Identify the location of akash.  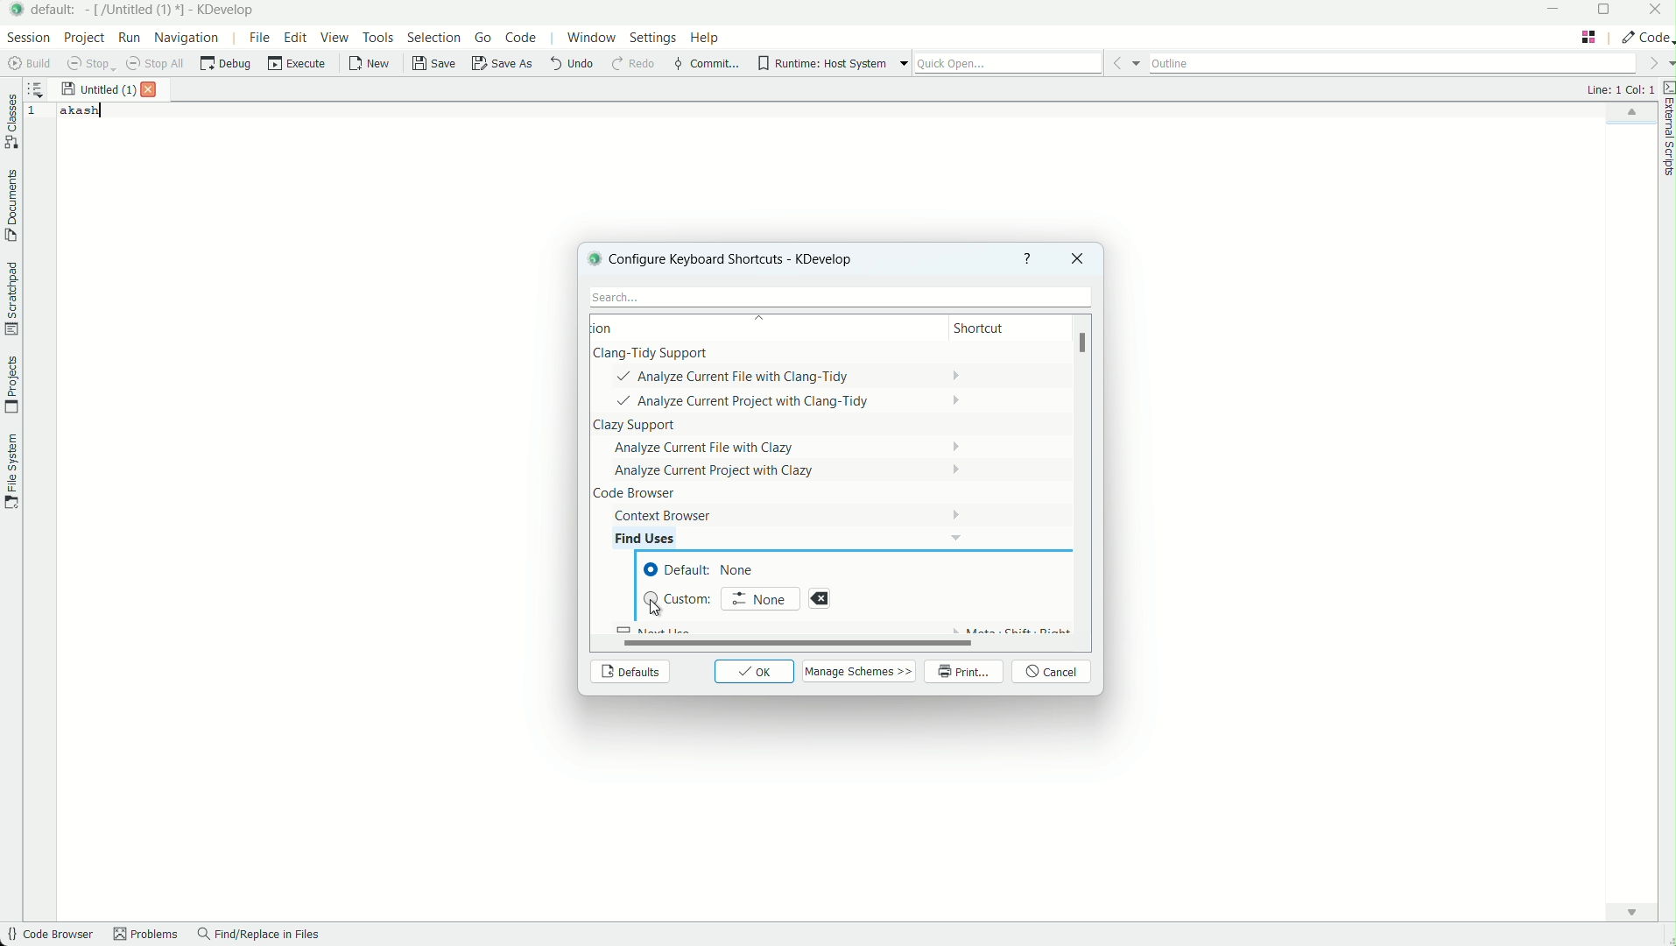
(81, 110).